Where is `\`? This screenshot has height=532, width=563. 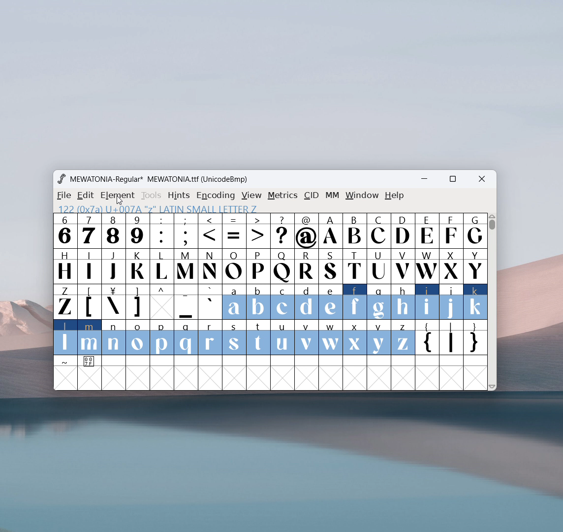 \ is located at coordinates (113, 302).